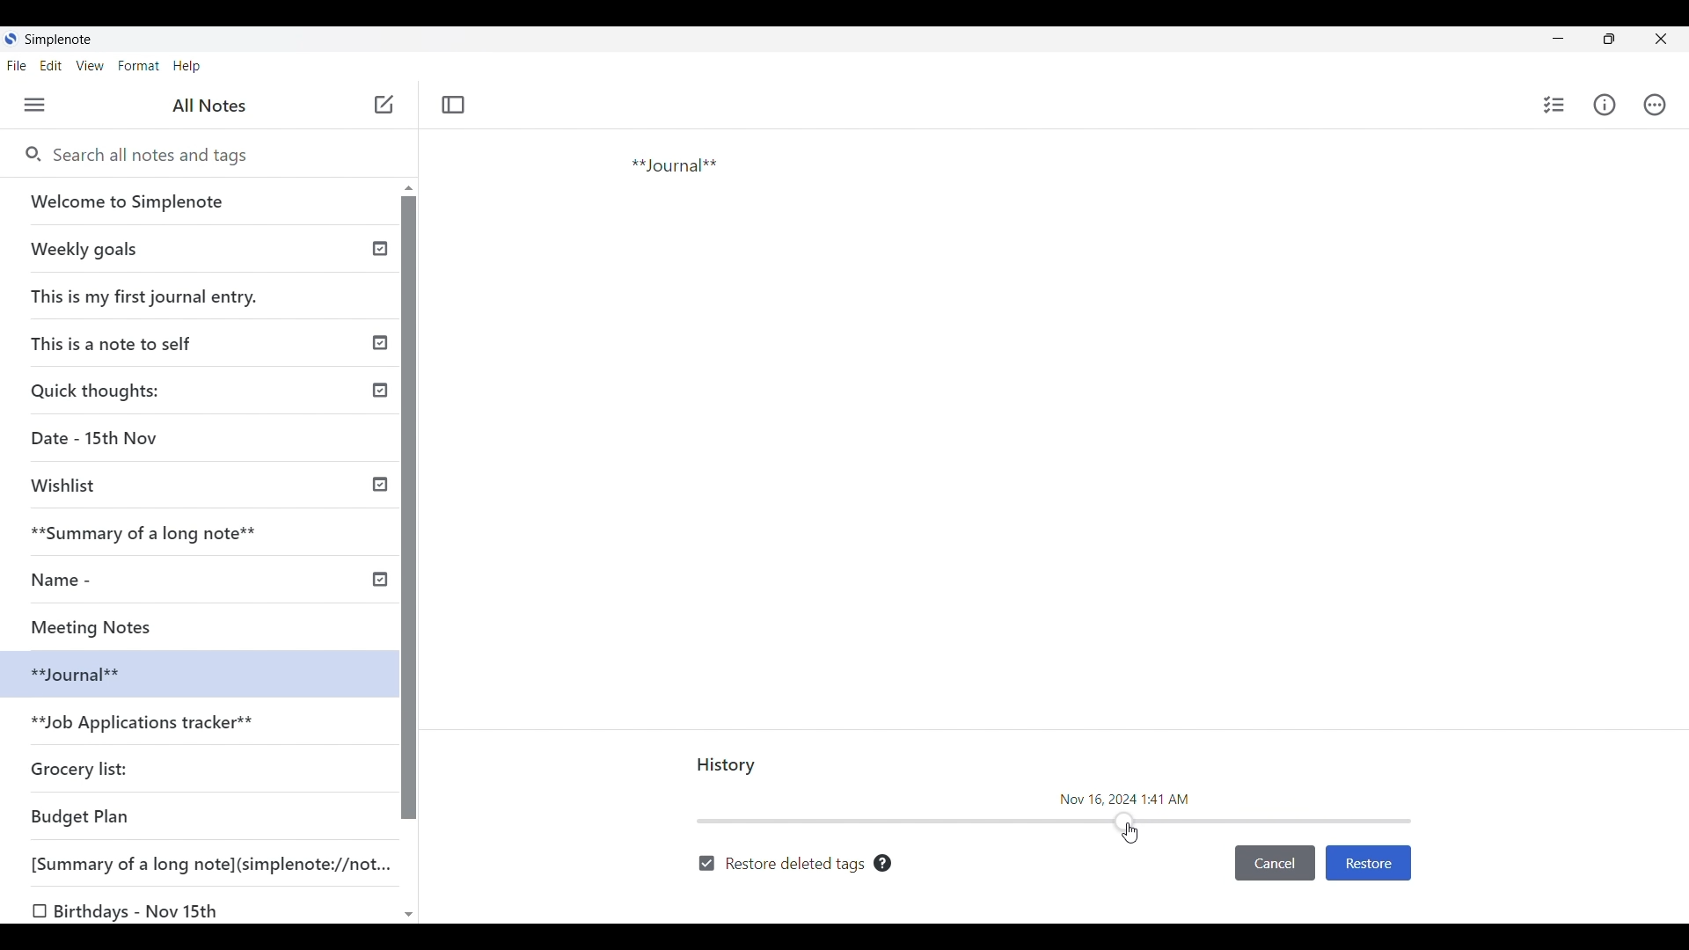 This screenshot has height=950, width=1689. Describe the element at coordinates (112, 625) in the screenshot. I see `Meeting Notes` at that location.